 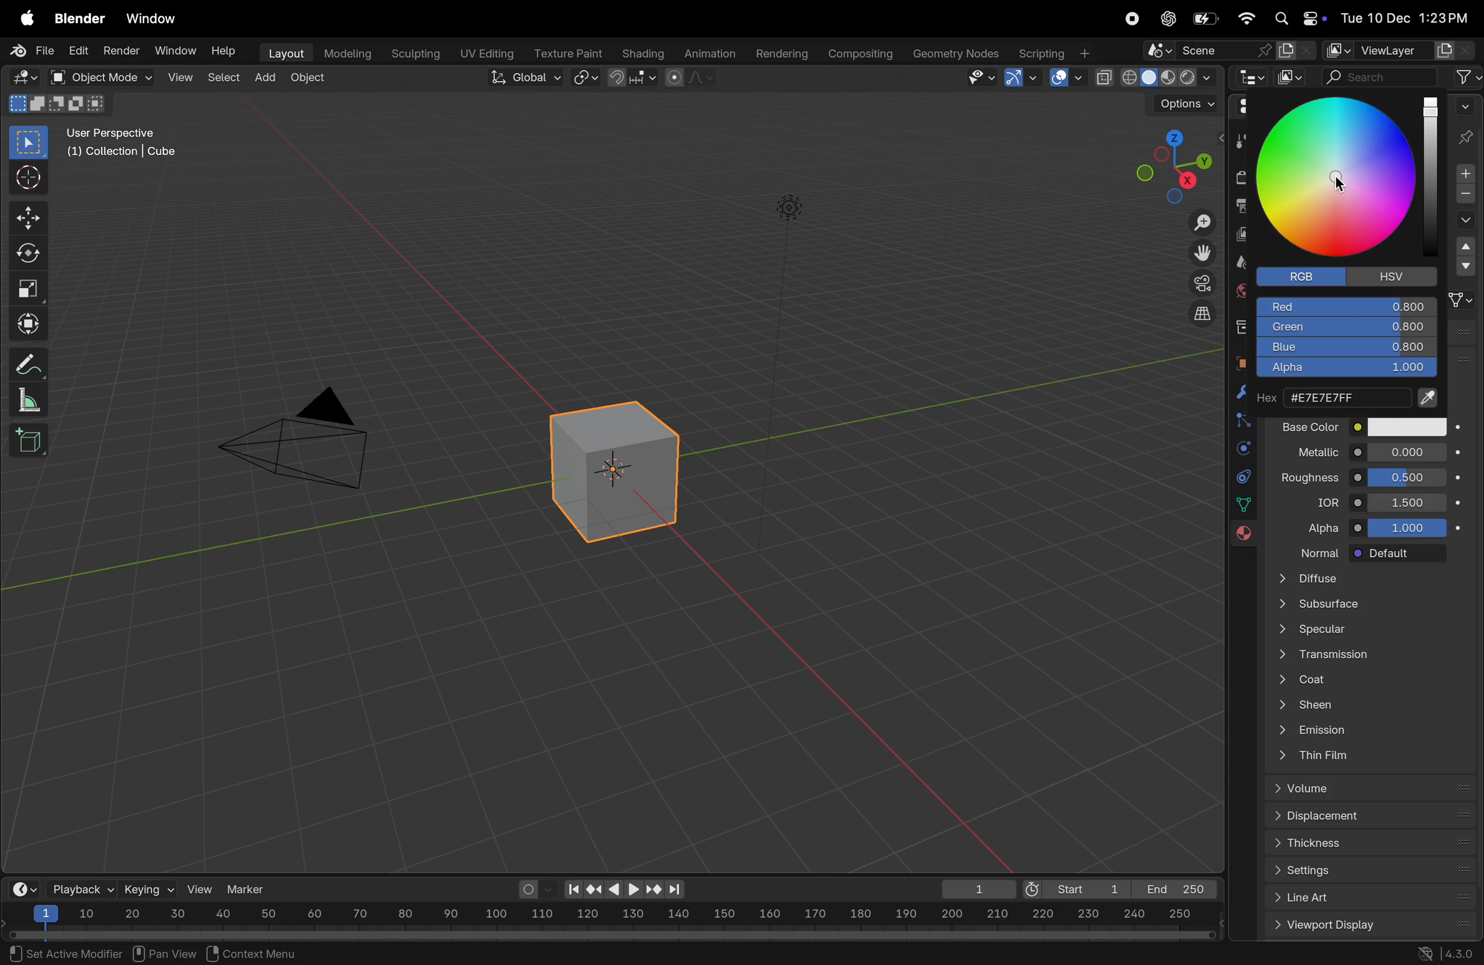 What do you see at coordinates (1321, 502) in the screenshot?
I see `idr` at bounding box center [1321, 502].